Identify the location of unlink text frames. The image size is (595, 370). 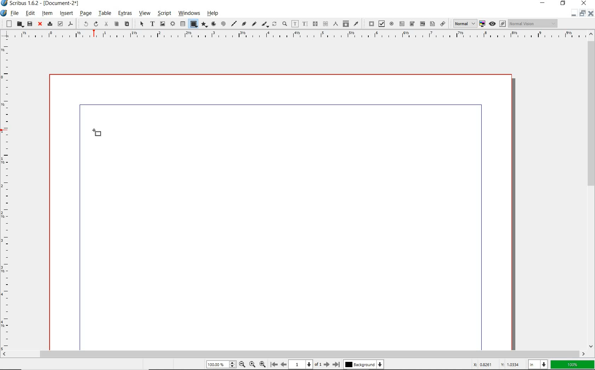
(314, 24).